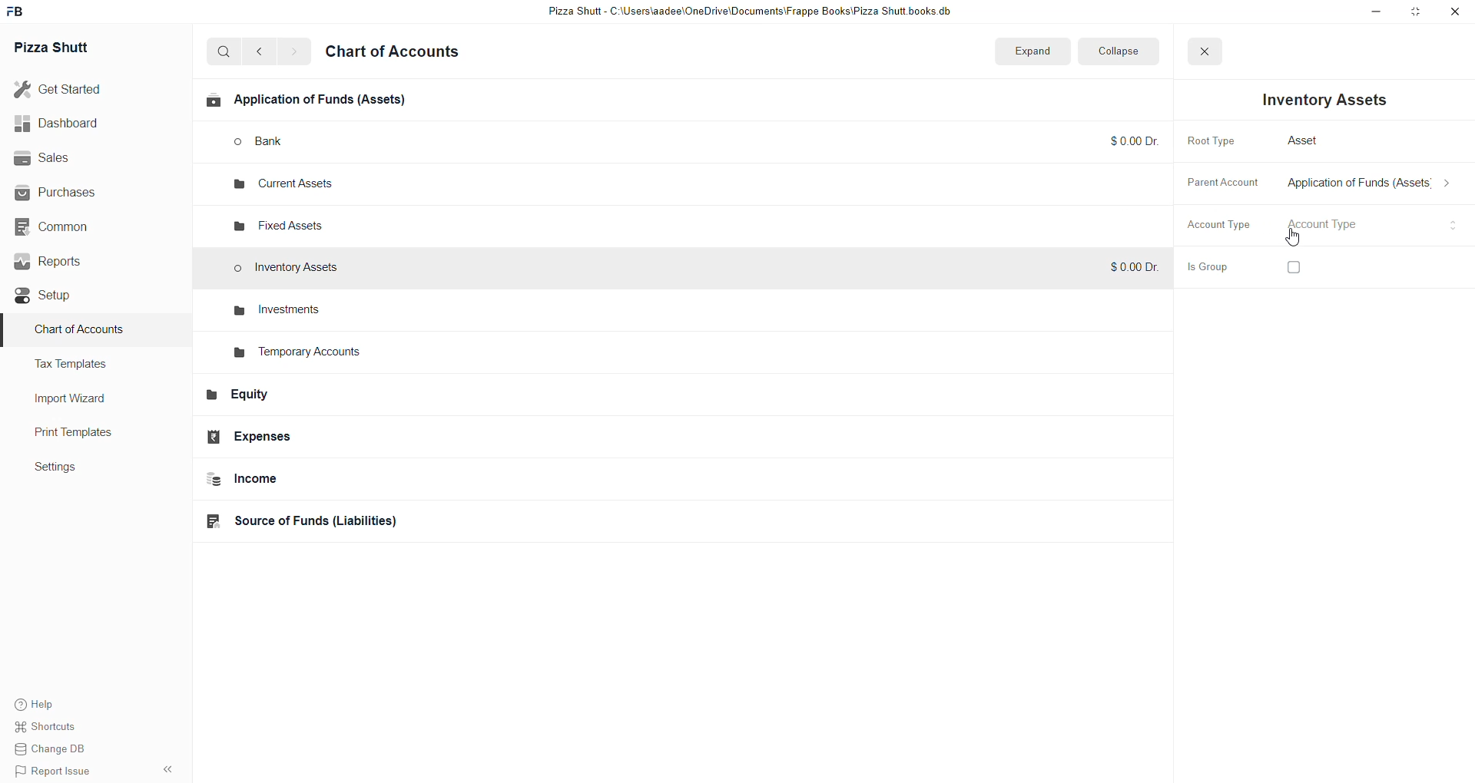 This screenshot has height=783, width=1475. I want to click on Tax Templates , so click(90, 366).